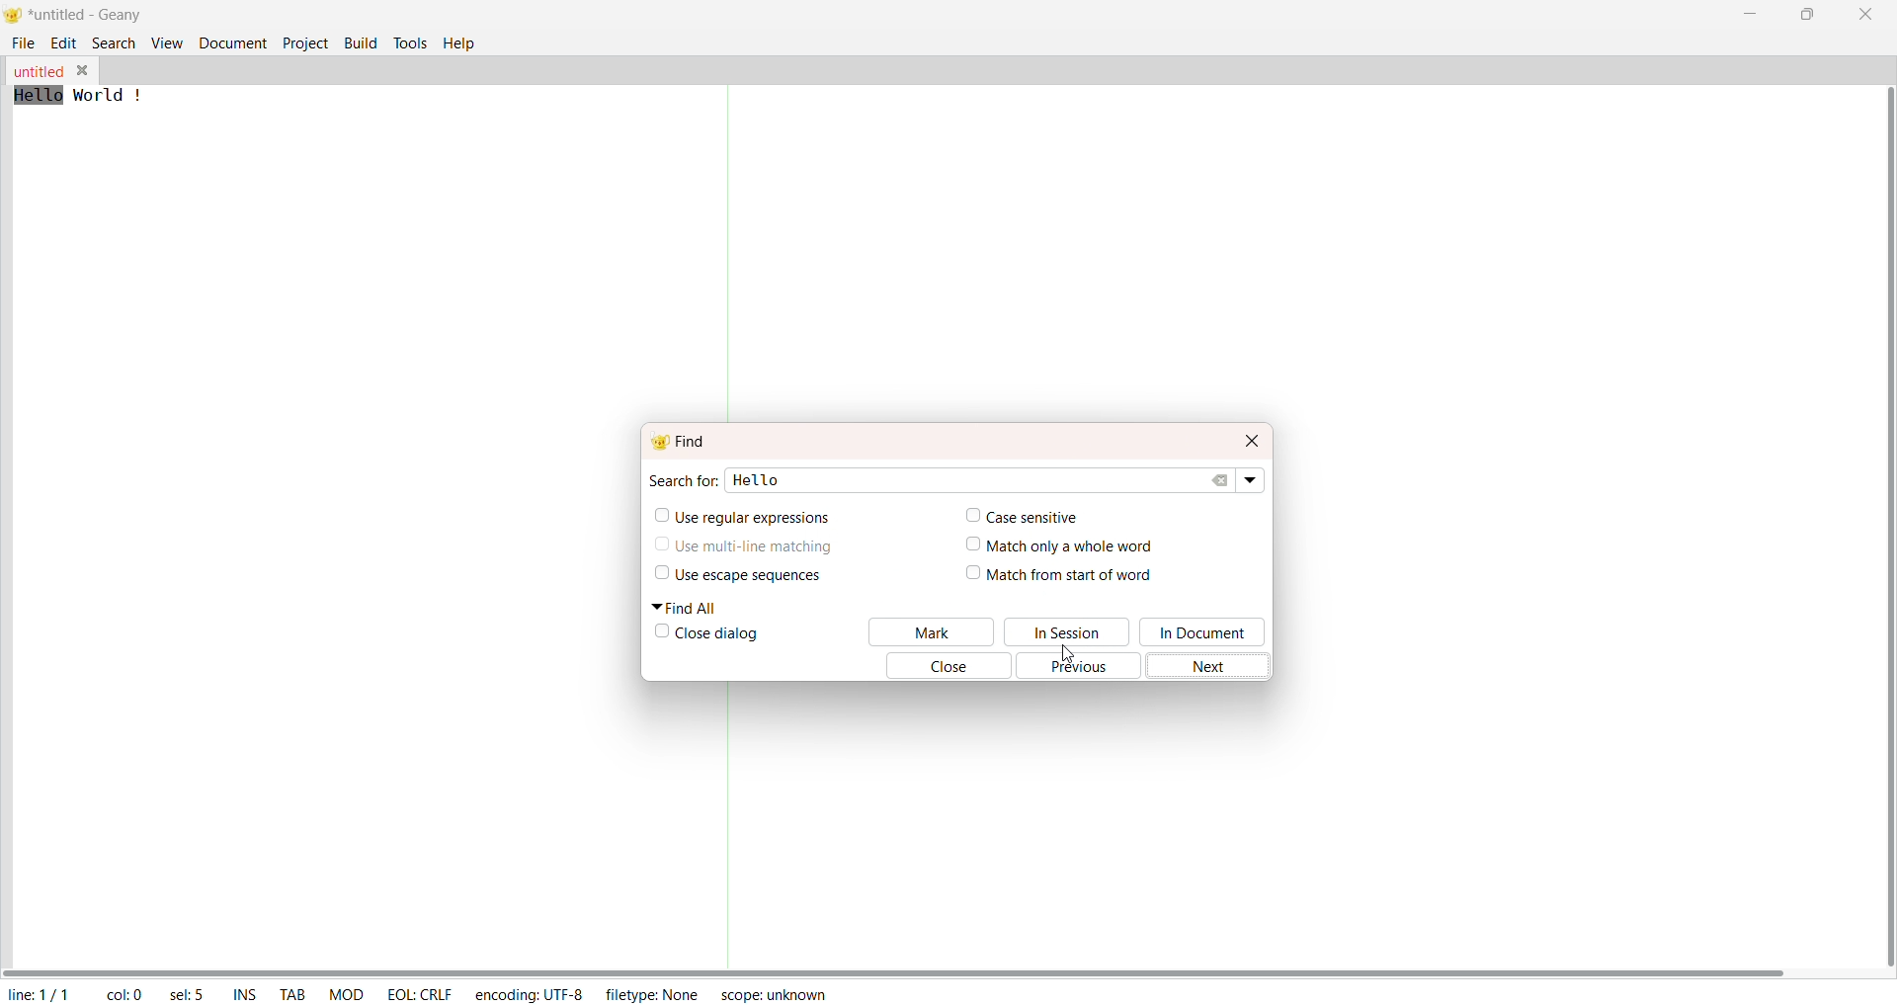  I want to click on Title, so click(90, 17).